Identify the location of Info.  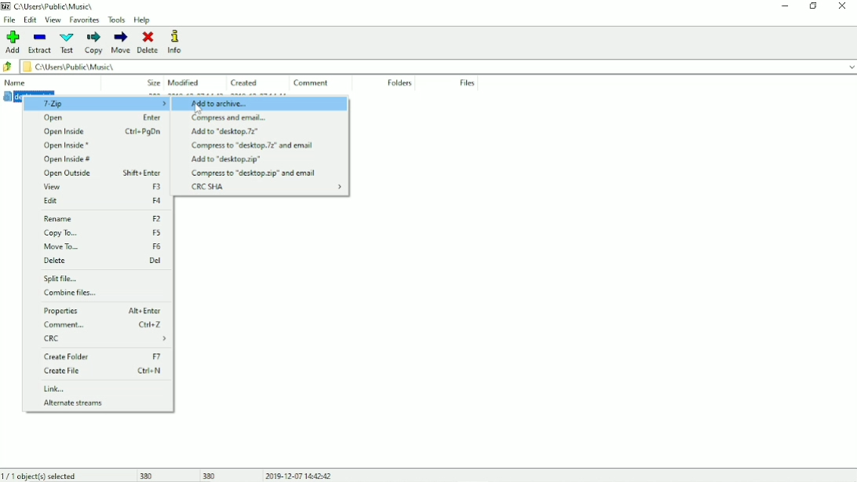
(175, 42).